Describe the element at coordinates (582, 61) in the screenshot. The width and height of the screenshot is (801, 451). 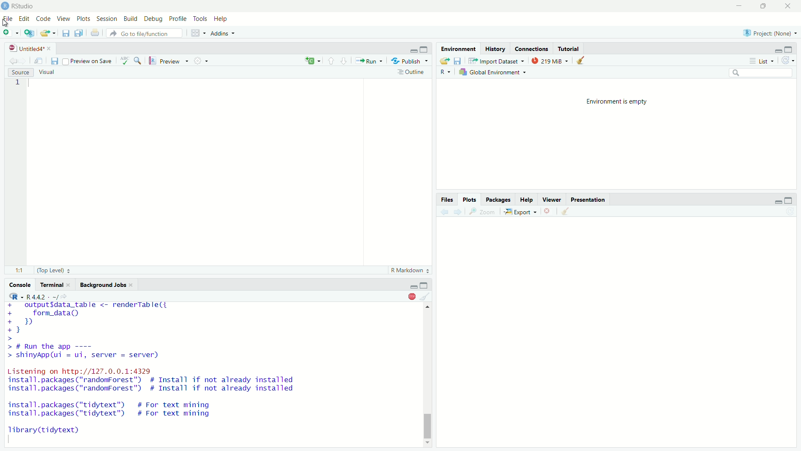
I see `clear objects from workspace` at that location.